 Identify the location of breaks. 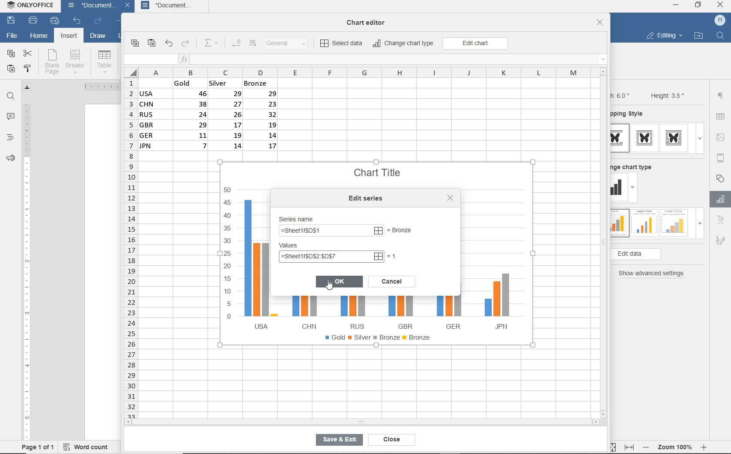
(77, 61).